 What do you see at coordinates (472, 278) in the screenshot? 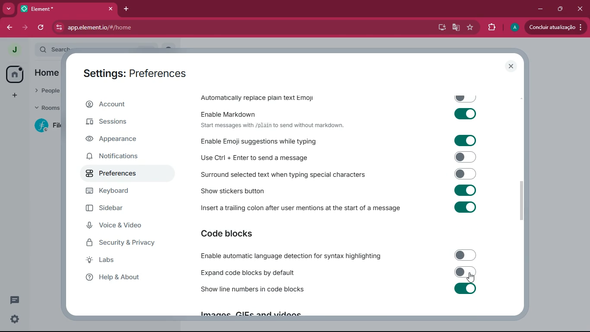
I see `cursor` at bounding box center [472, 278].